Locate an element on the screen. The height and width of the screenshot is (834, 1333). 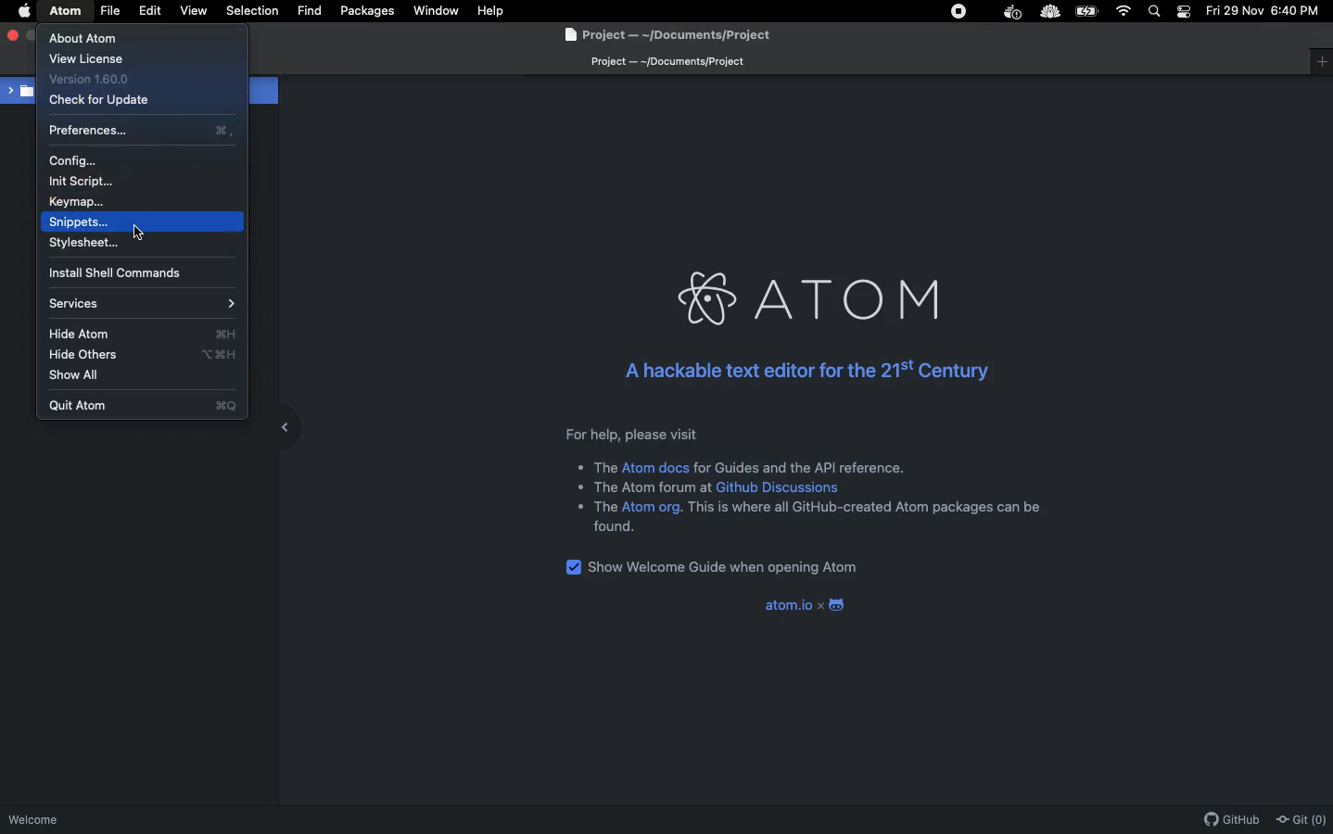
Instructional text is located at coordinates (788, 434).